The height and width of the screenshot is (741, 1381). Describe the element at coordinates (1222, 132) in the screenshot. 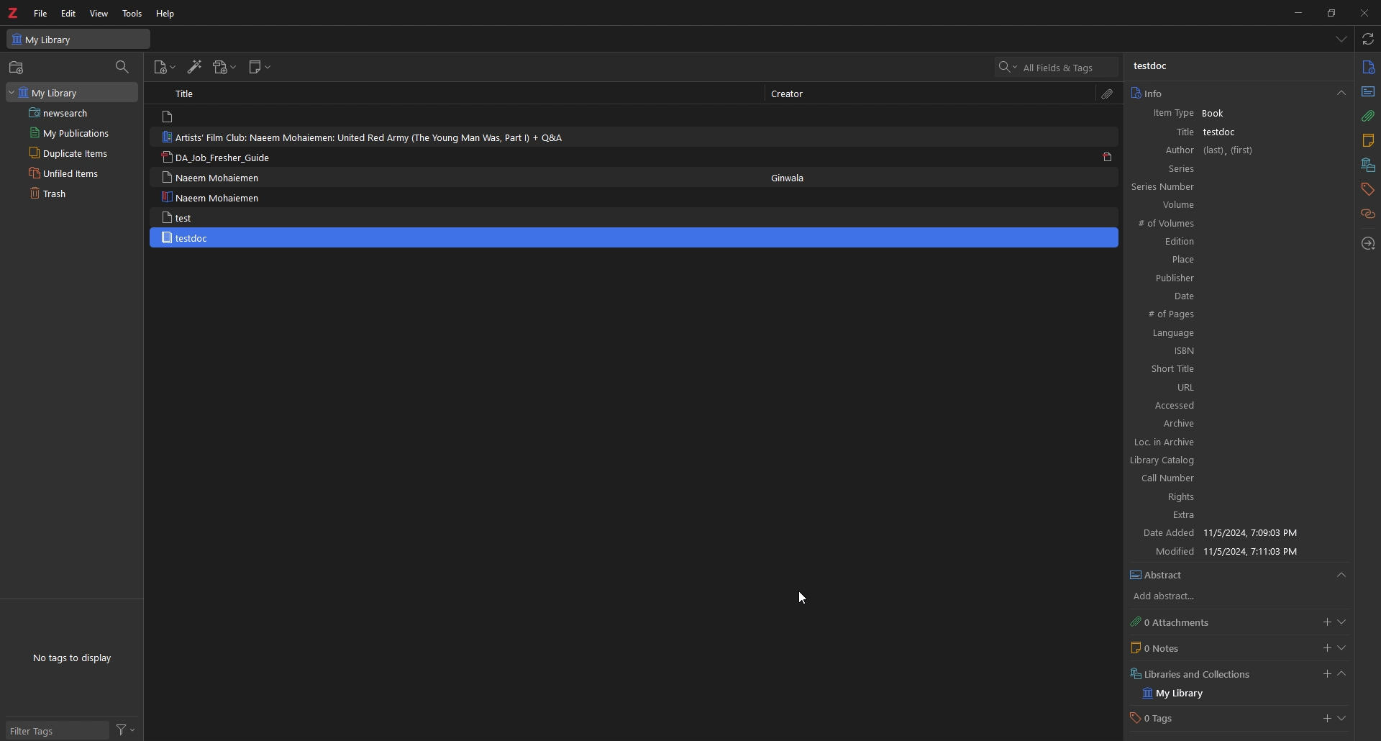

I see `testdoc` at that location.